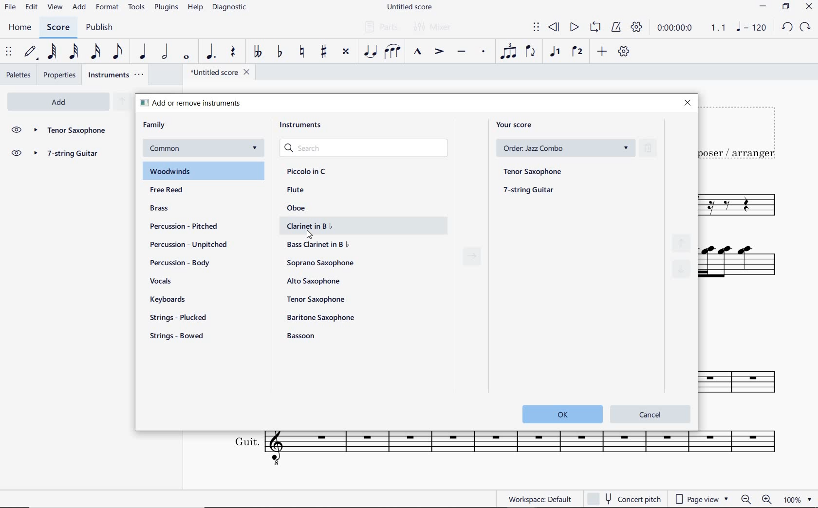  Describe the element at coordinates (233, 53) in the screenshot. I see `REST` at that location.